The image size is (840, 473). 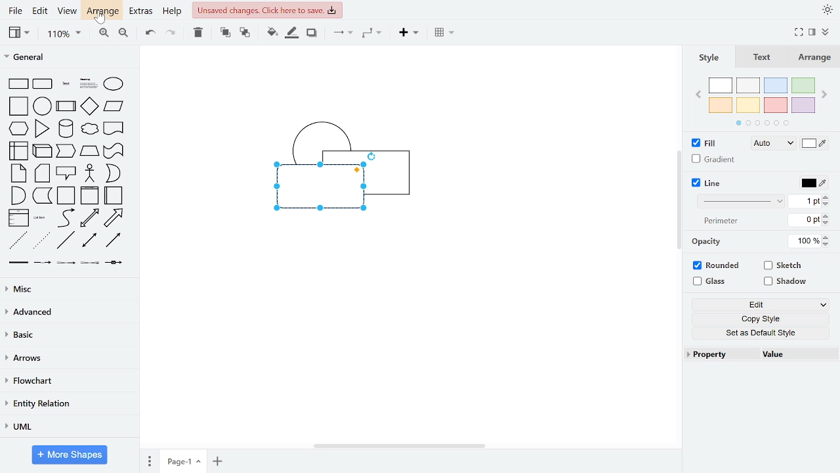 I want to click on diamond, so click(x=89, y=106).